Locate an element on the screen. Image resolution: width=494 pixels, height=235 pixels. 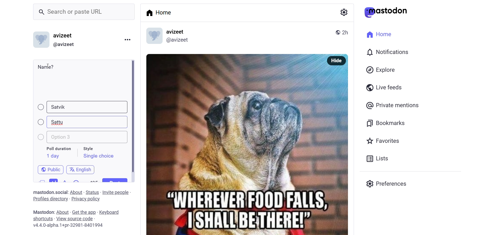
Search or paste URL is located at coordinates (84, 12).